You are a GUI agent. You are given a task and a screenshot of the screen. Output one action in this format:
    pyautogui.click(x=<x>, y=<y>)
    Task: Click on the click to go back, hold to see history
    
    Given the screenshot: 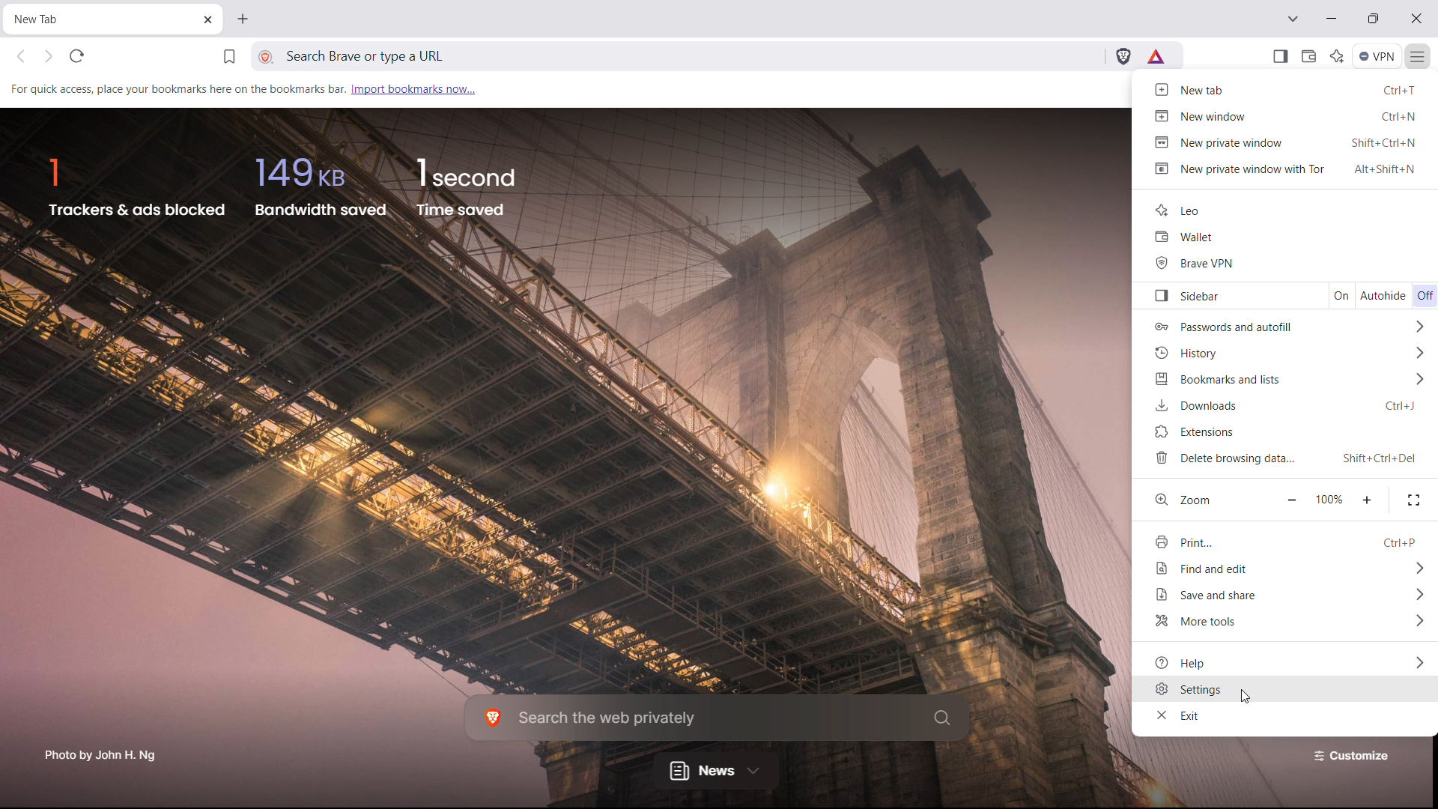 What is the action you would take?
    pyautogui.click(x=21, y=55)
    